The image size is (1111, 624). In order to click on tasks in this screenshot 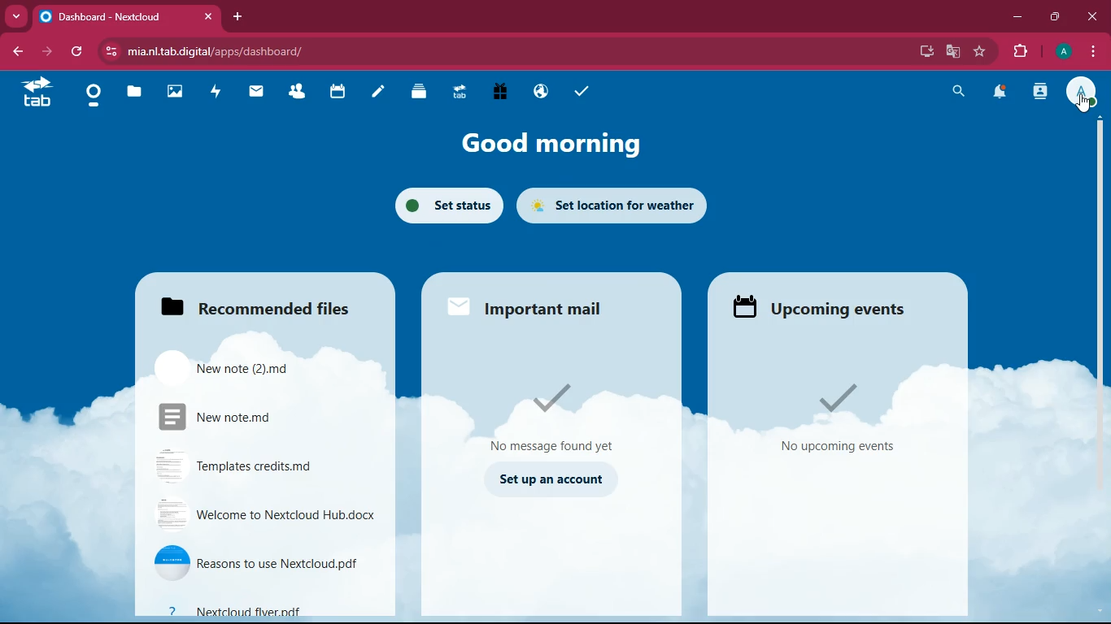, I will do `click(578, 89)`.